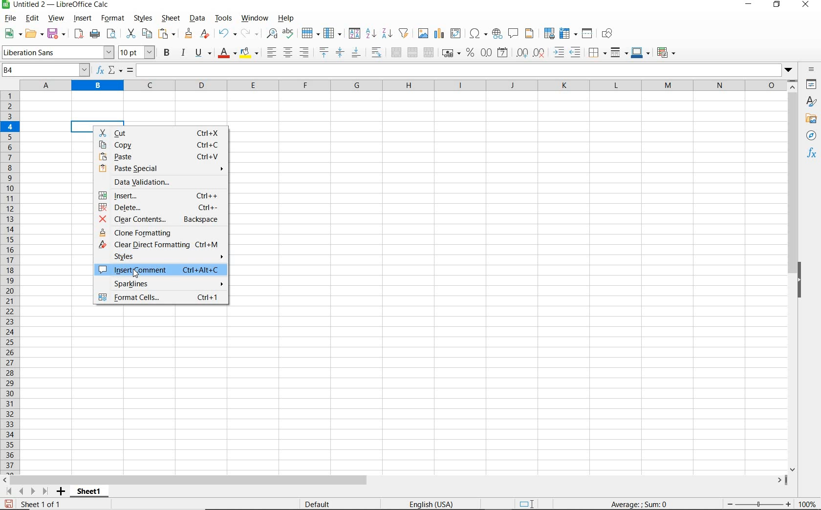  What do you see at coordinates (161, 246) in the screenshot?
I see `clear direct formatting` at bounding box center [161, 246].